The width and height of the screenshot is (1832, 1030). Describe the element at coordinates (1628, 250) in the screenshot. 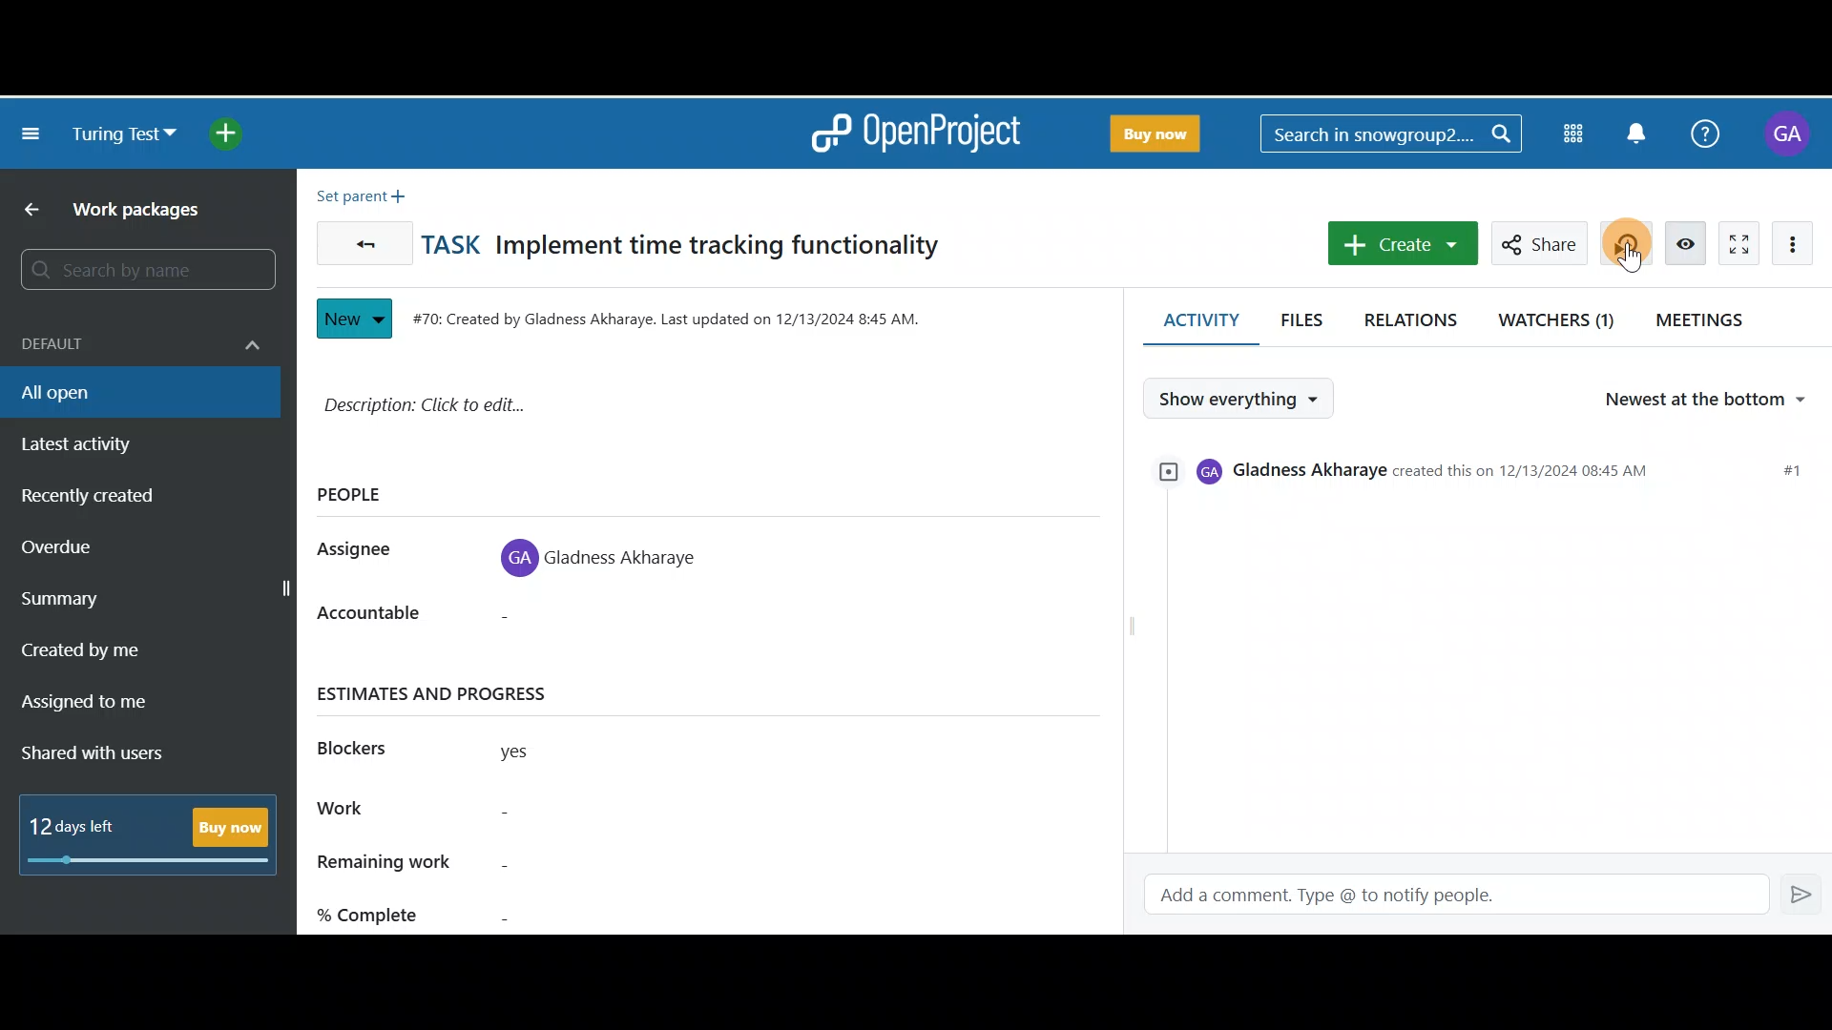

I see `Cursor on Start new timer` at that location.